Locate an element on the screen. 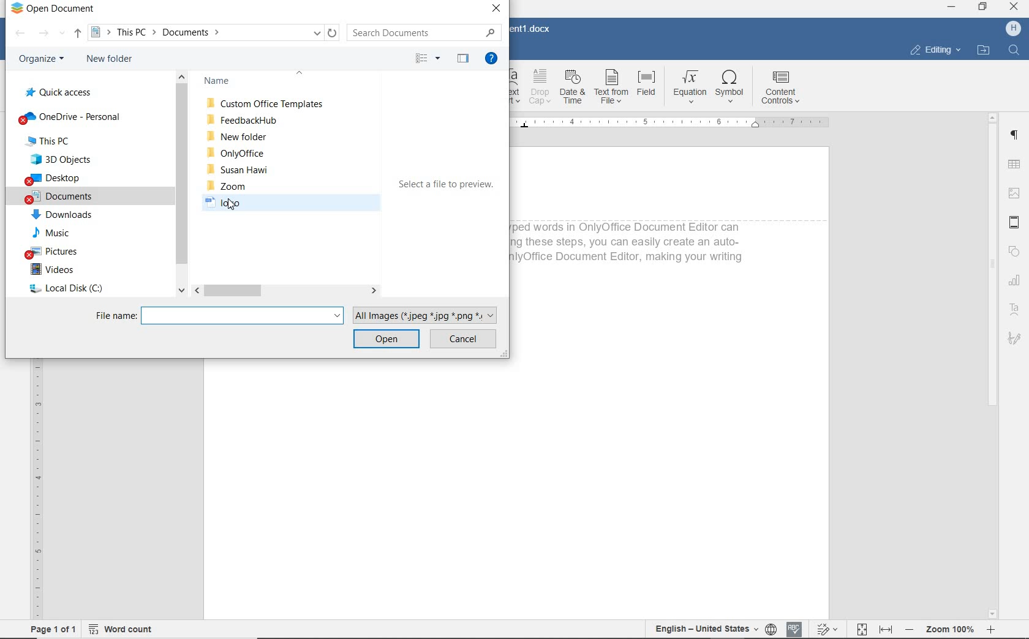  VIDEOS is located at coordinates (54, 270).